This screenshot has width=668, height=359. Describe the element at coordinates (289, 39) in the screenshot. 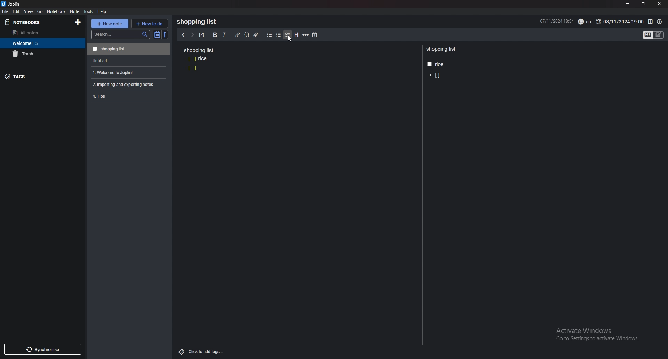

I see `Cursor` at that location.